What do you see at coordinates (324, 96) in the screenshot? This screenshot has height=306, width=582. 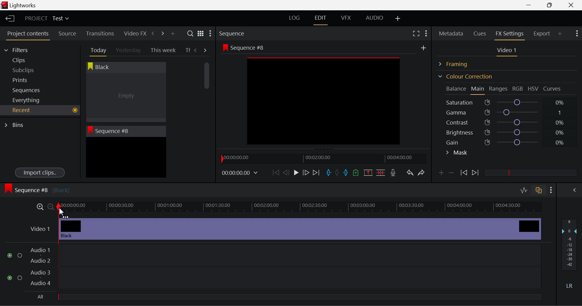 I see `Sequence #8 Preview Screen` at bounding box center [324, 96].